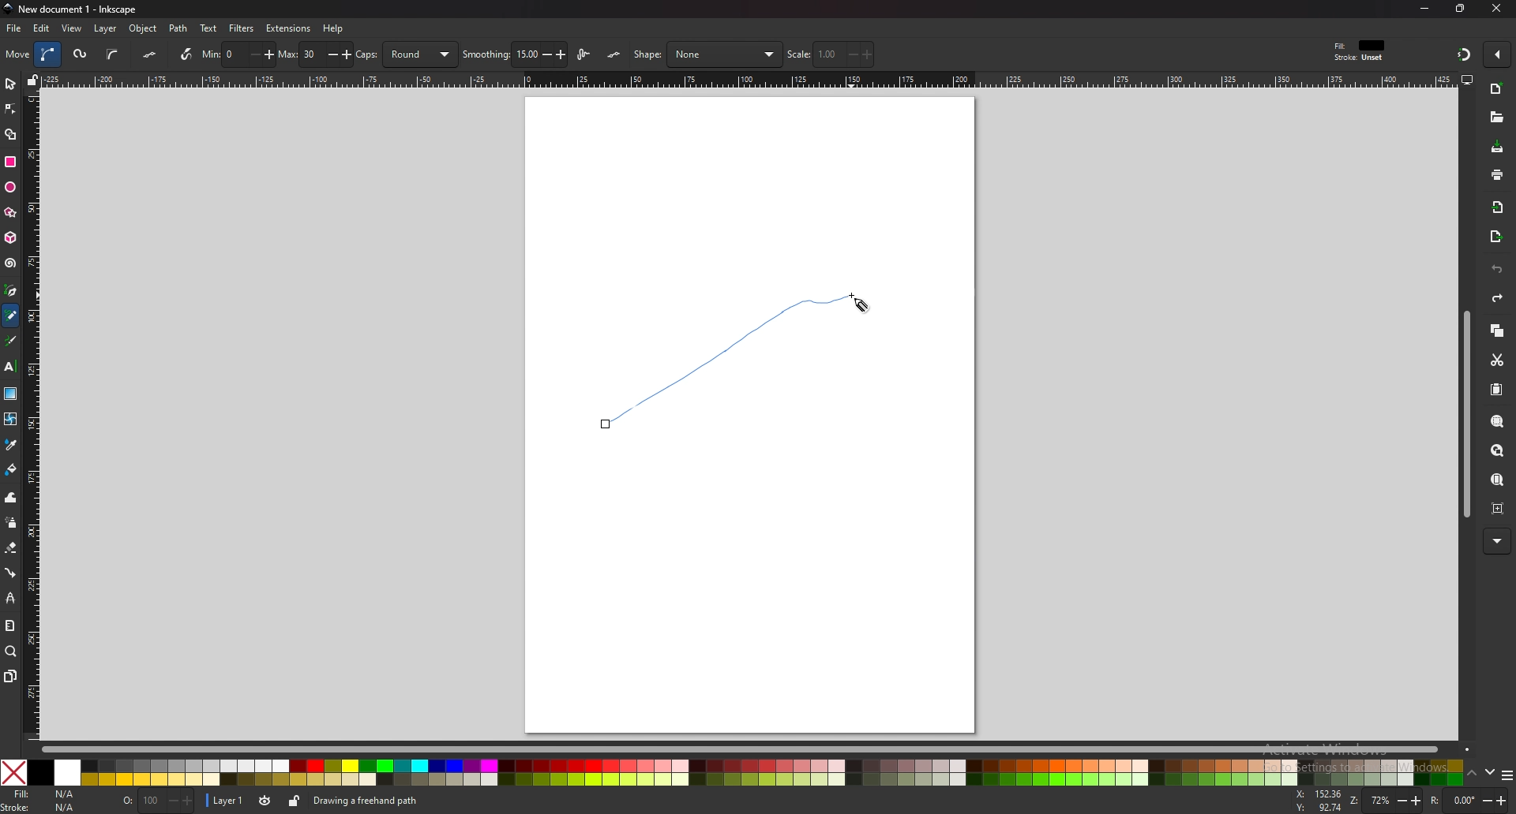 Image resolution: width=1516 pixels, height=814 pixels. Describe the element at coordinates (179, 28) in the screenshot. I see `path` at that location.